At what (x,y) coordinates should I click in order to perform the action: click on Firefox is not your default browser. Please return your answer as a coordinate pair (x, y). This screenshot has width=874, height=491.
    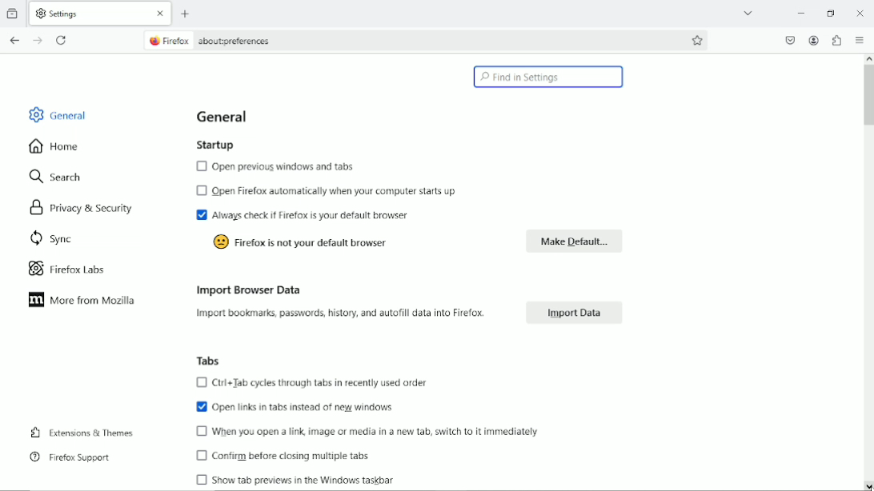
    Looking at the image, I should click on (299, 245).